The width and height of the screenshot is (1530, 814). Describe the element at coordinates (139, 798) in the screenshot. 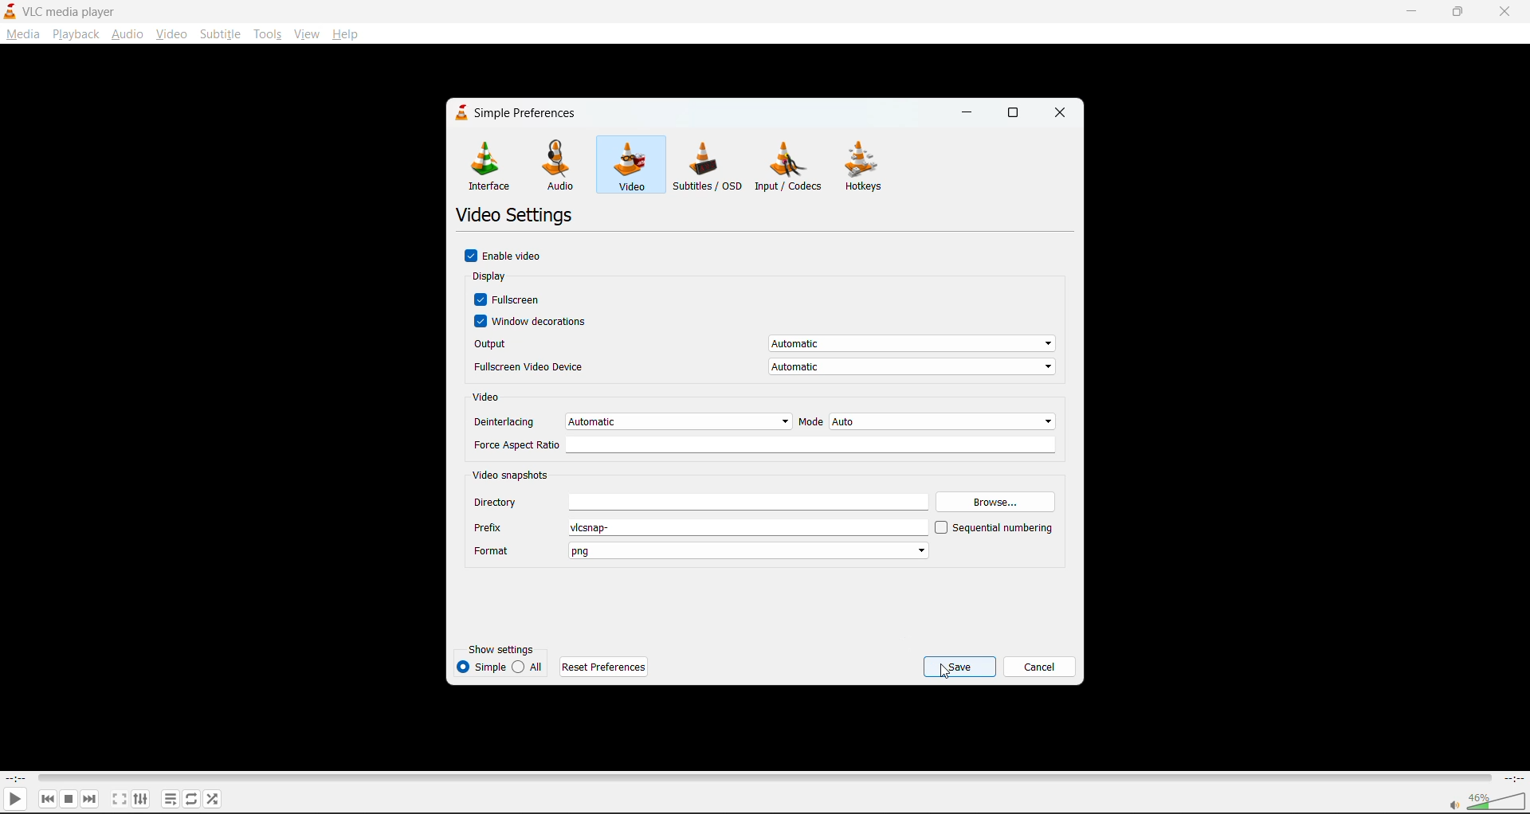

I see `settings` at that location.